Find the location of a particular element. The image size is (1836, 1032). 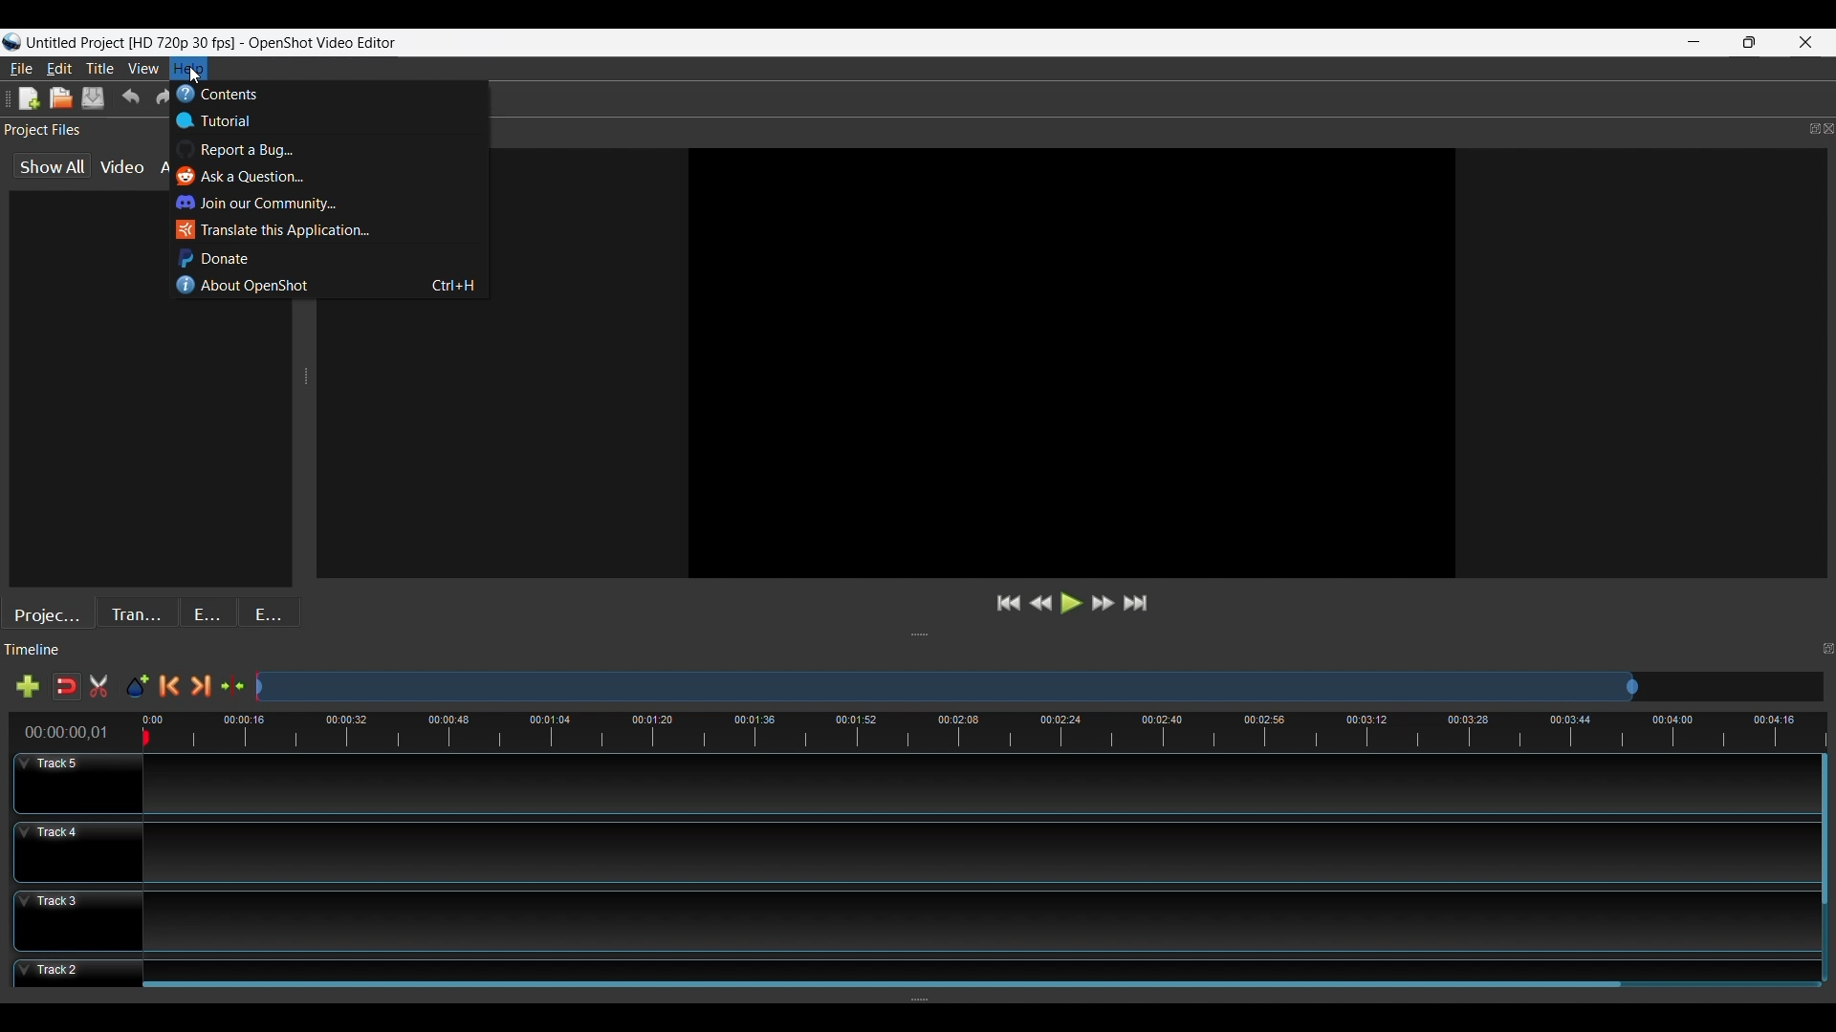

Marker is located at coordinates (137, 687).